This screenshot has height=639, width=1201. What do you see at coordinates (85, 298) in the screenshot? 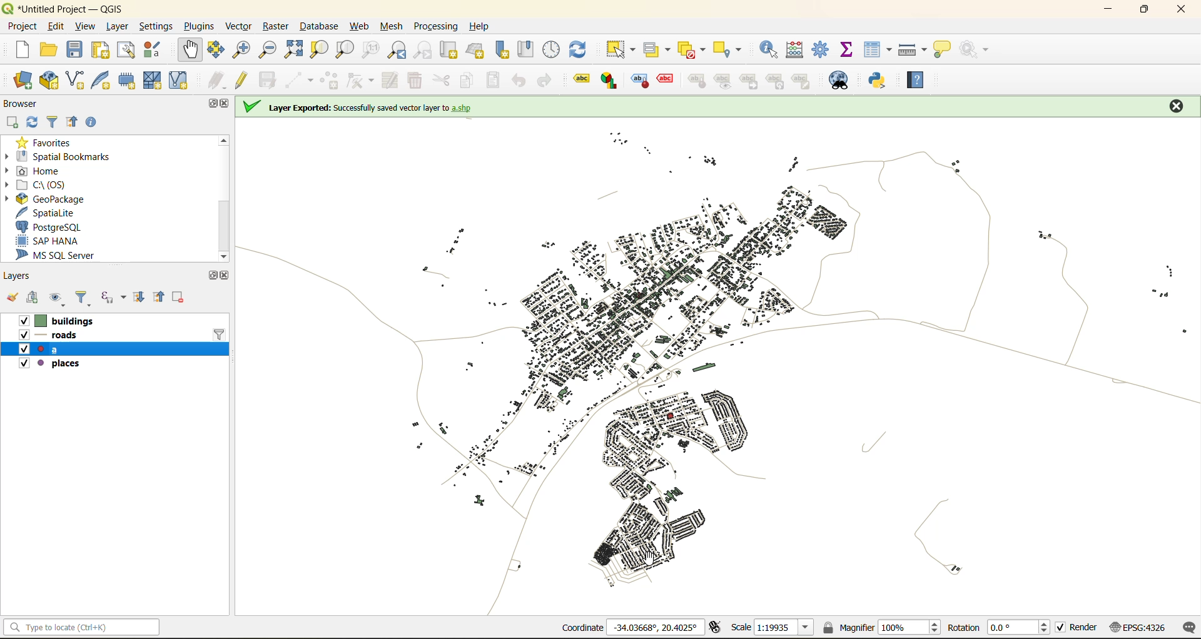
I see `filter` at bounding box center [85, 298].